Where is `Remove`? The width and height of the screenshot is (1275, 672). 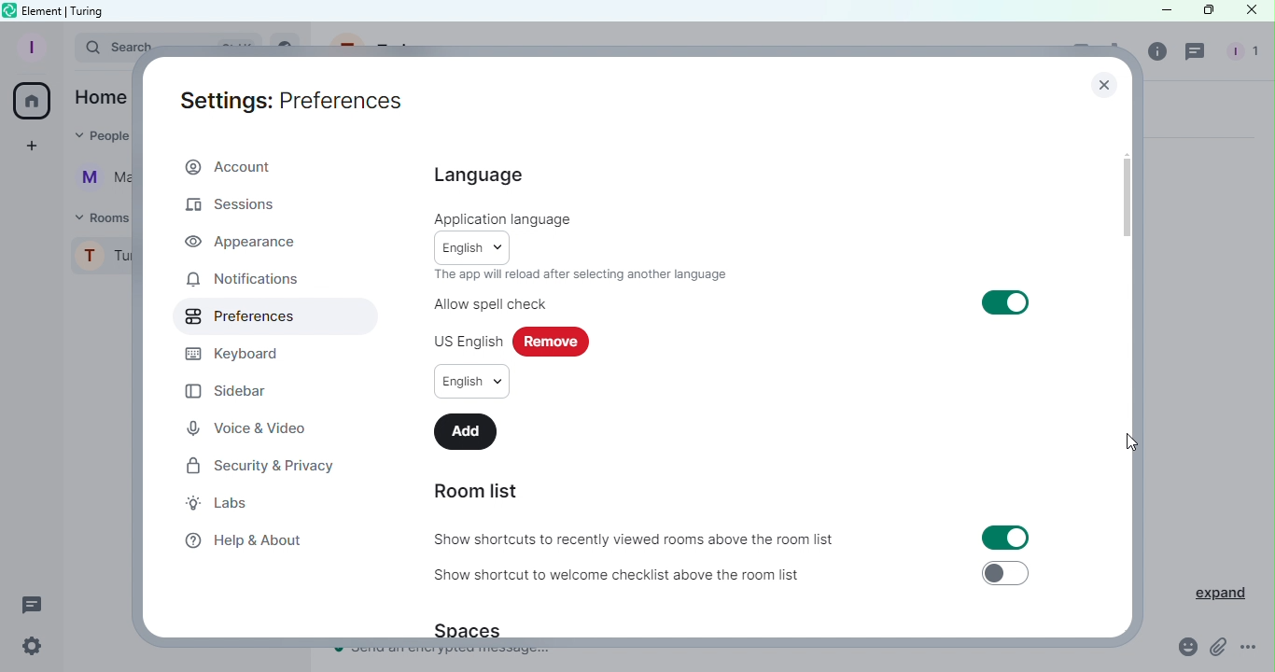 Remove is located at coordinates (553, 343).